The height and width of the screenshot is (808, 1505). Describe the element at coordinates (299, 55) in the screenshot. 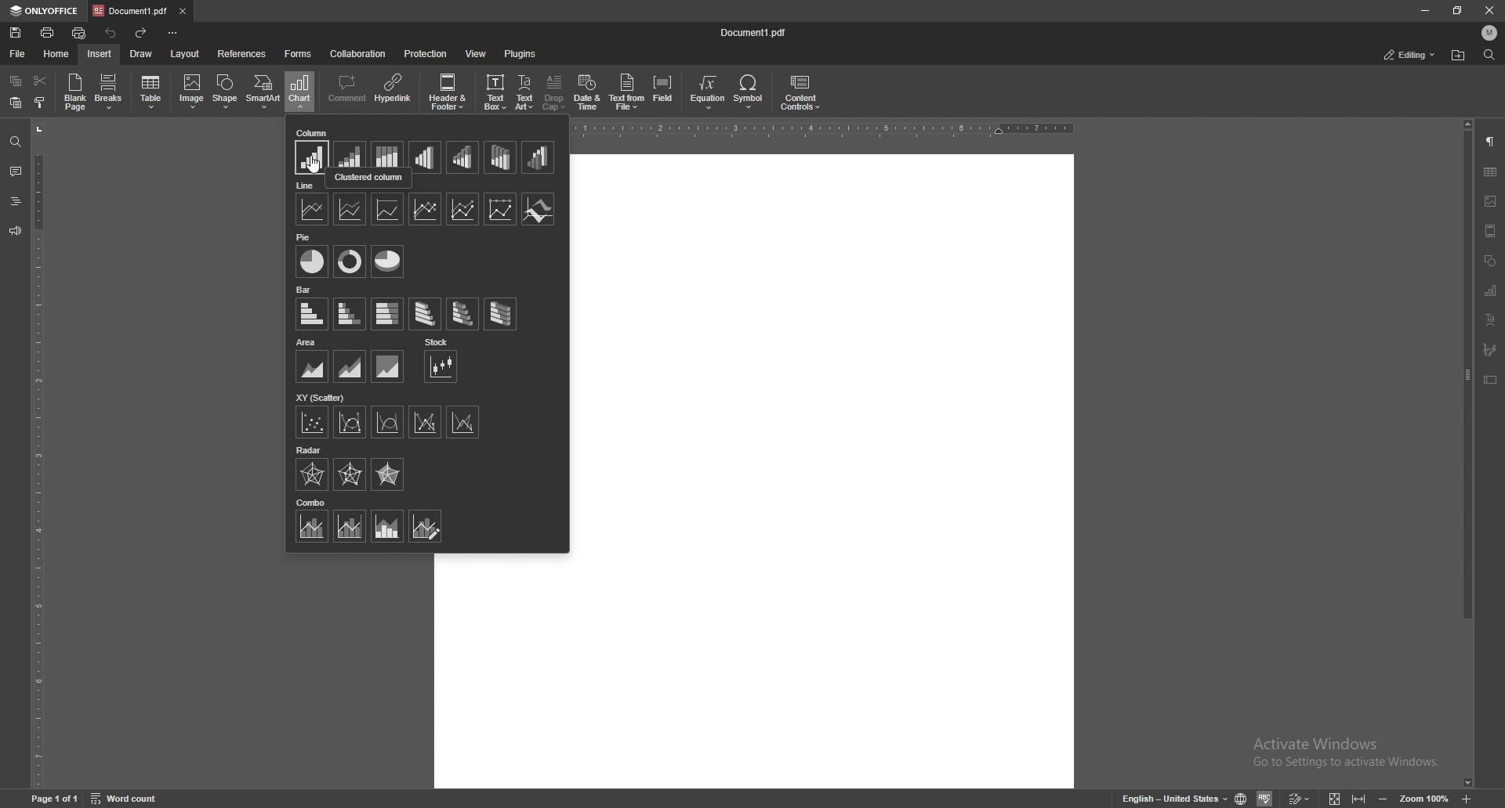

I see `forms` at that location.